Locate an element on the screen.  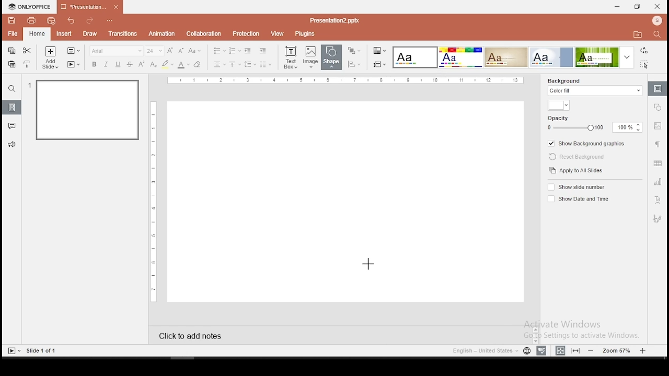
background fill is located at coordinates (595, 88).